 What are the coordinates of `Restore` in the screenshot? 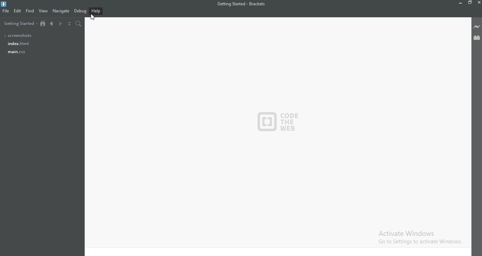 It's located at (471, 4).